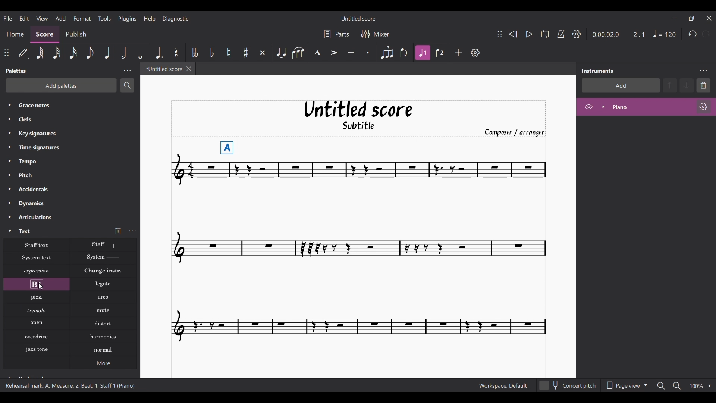  What do you see at coordinates (6, 53) in the screenshot?
I see `Change position of toolbar attached` at bounding box center [6, 53].